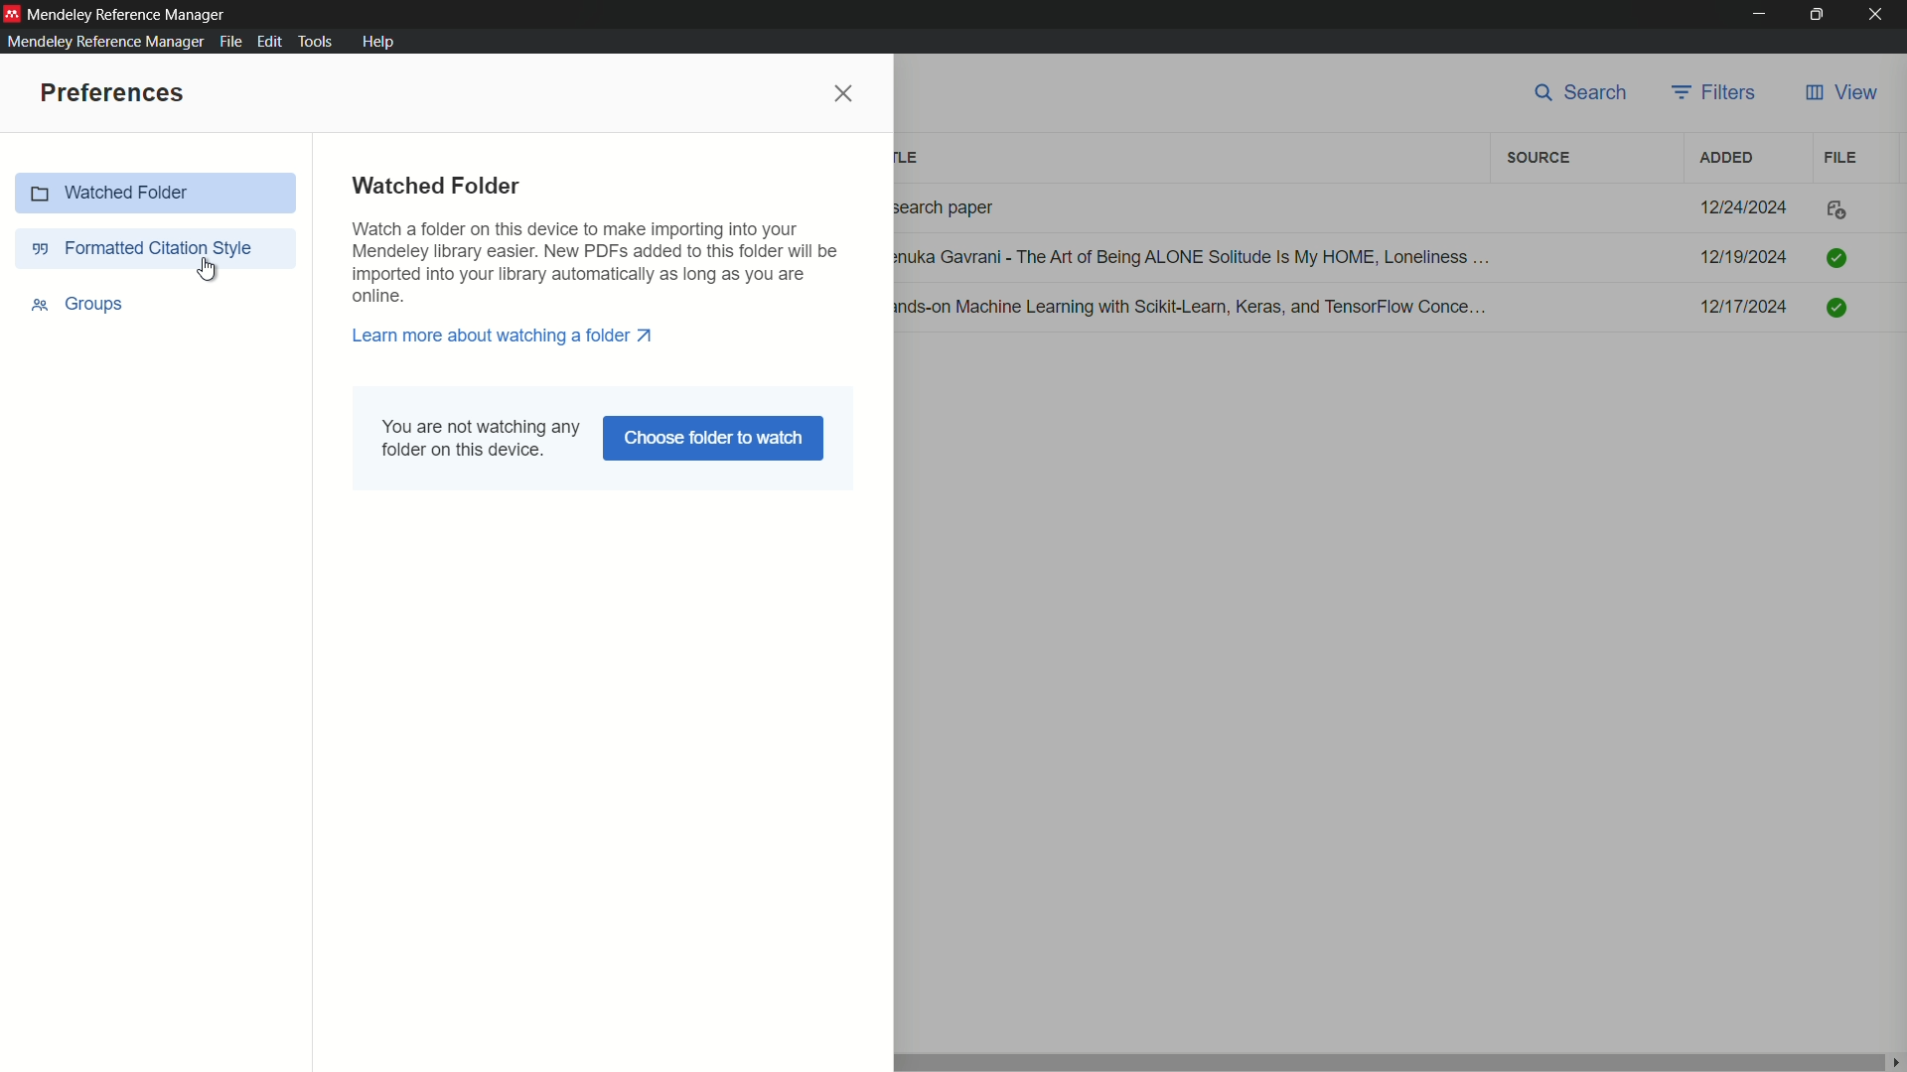 Image resolution: width=1907 pixels, height=1072 pixels. What do you see at coordinates (844, 93) in the screenshot?
I see `close` at bounding box center [844, 93].